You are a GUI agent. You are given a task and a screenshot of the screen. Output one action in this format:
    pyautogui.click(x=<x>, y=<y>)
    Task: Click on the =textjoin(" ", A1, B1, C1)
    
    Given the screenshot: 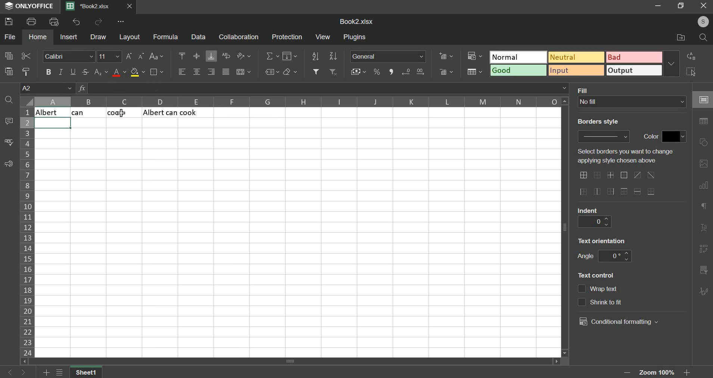 What is the action you would take?
    pyautogui.click(x=329, y=88)
    